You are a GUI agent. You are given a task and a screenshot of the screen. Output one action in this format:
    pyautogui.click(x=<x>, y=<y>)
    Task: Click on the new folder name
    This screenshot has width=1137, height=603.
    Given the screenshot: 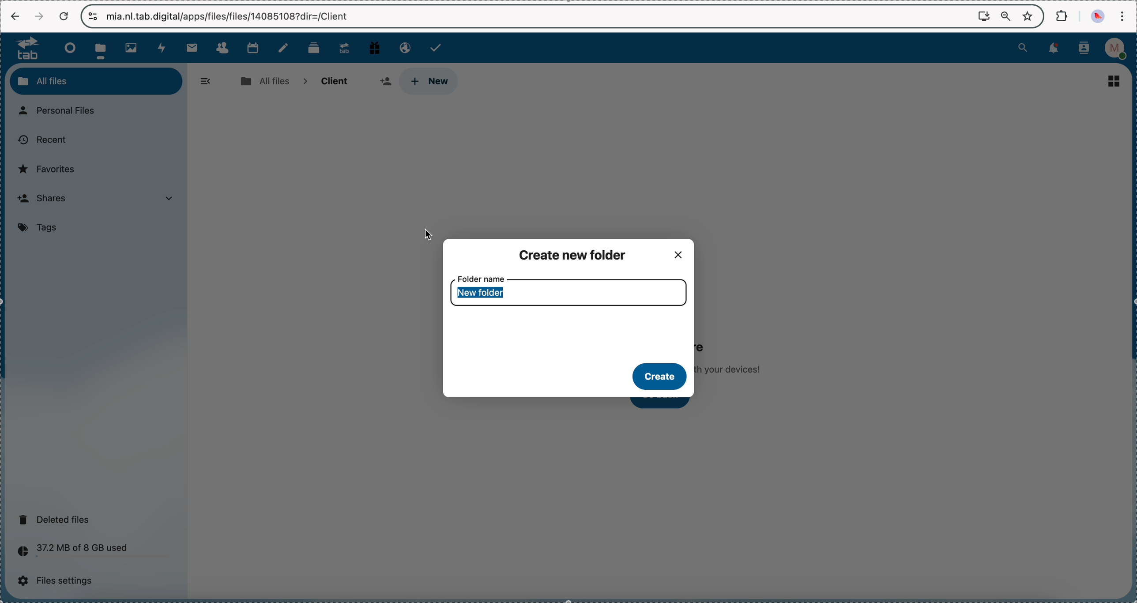 What is the action you would take?
    pyautogui.click(x=480, y=297)
    